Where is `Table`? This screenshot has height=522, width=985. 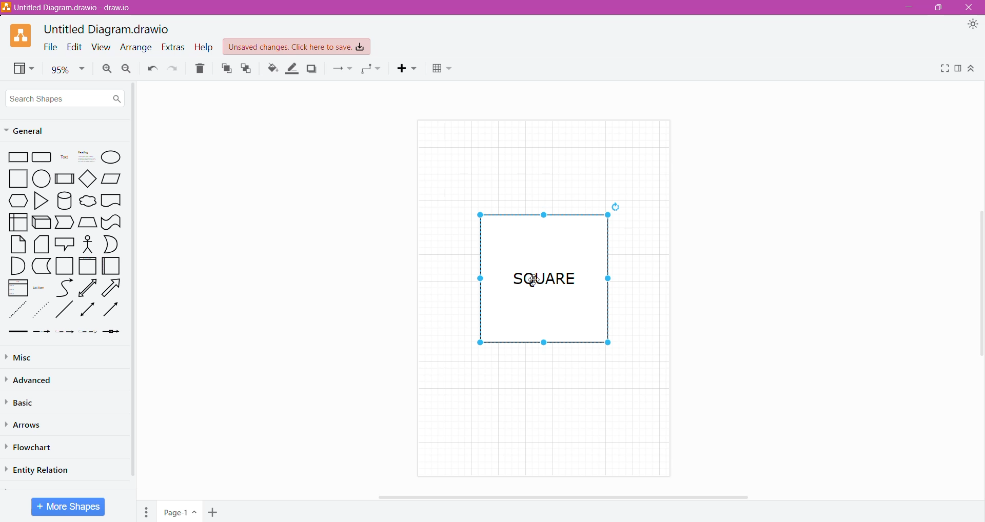
Table is located at coordinates (444, 69).